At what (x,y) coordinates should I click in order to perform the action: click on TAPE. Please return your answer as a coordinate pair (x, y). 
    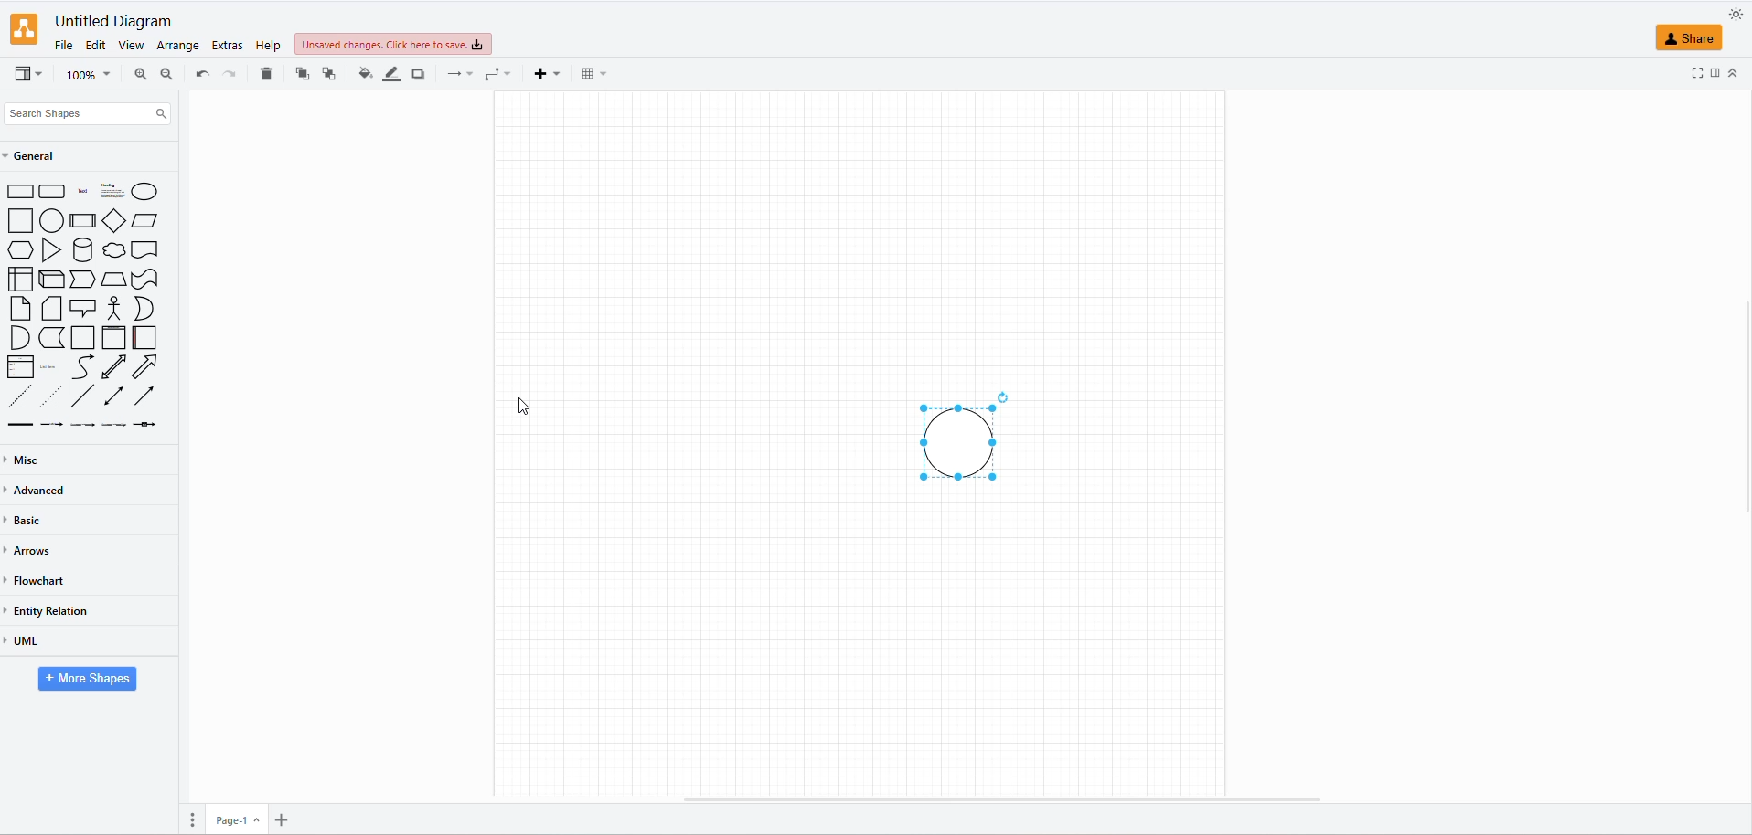
    Looking at the image, I should click on (146, 280).